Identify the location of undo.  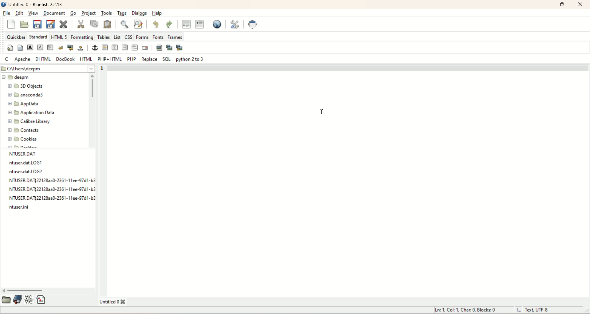
(155, 25).